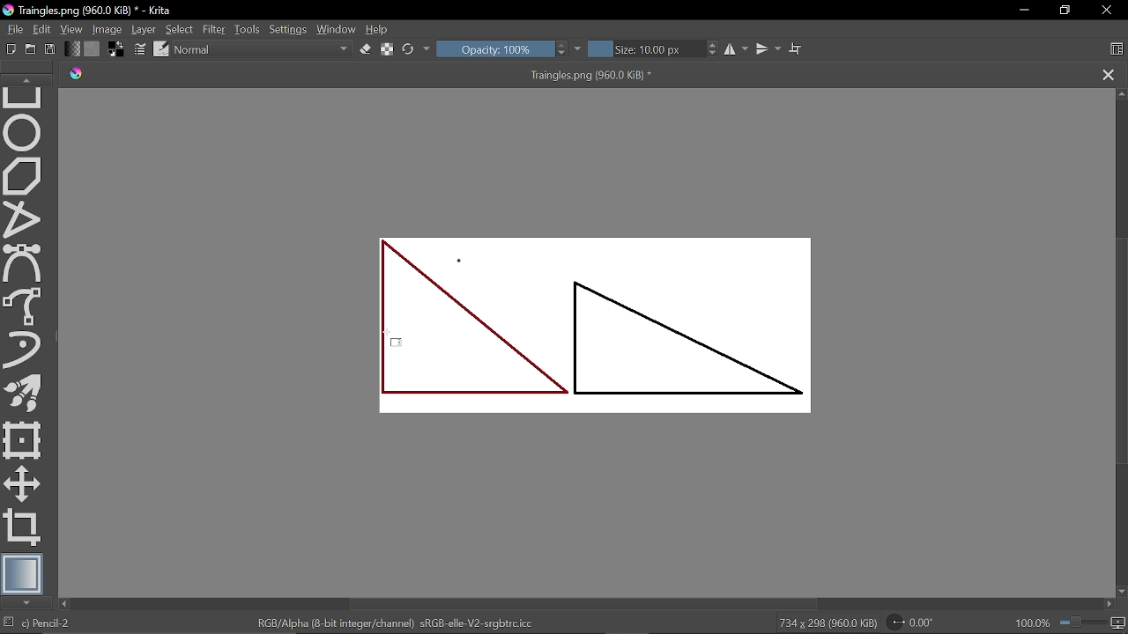  I want to click on Move tool, so click(22, 483).